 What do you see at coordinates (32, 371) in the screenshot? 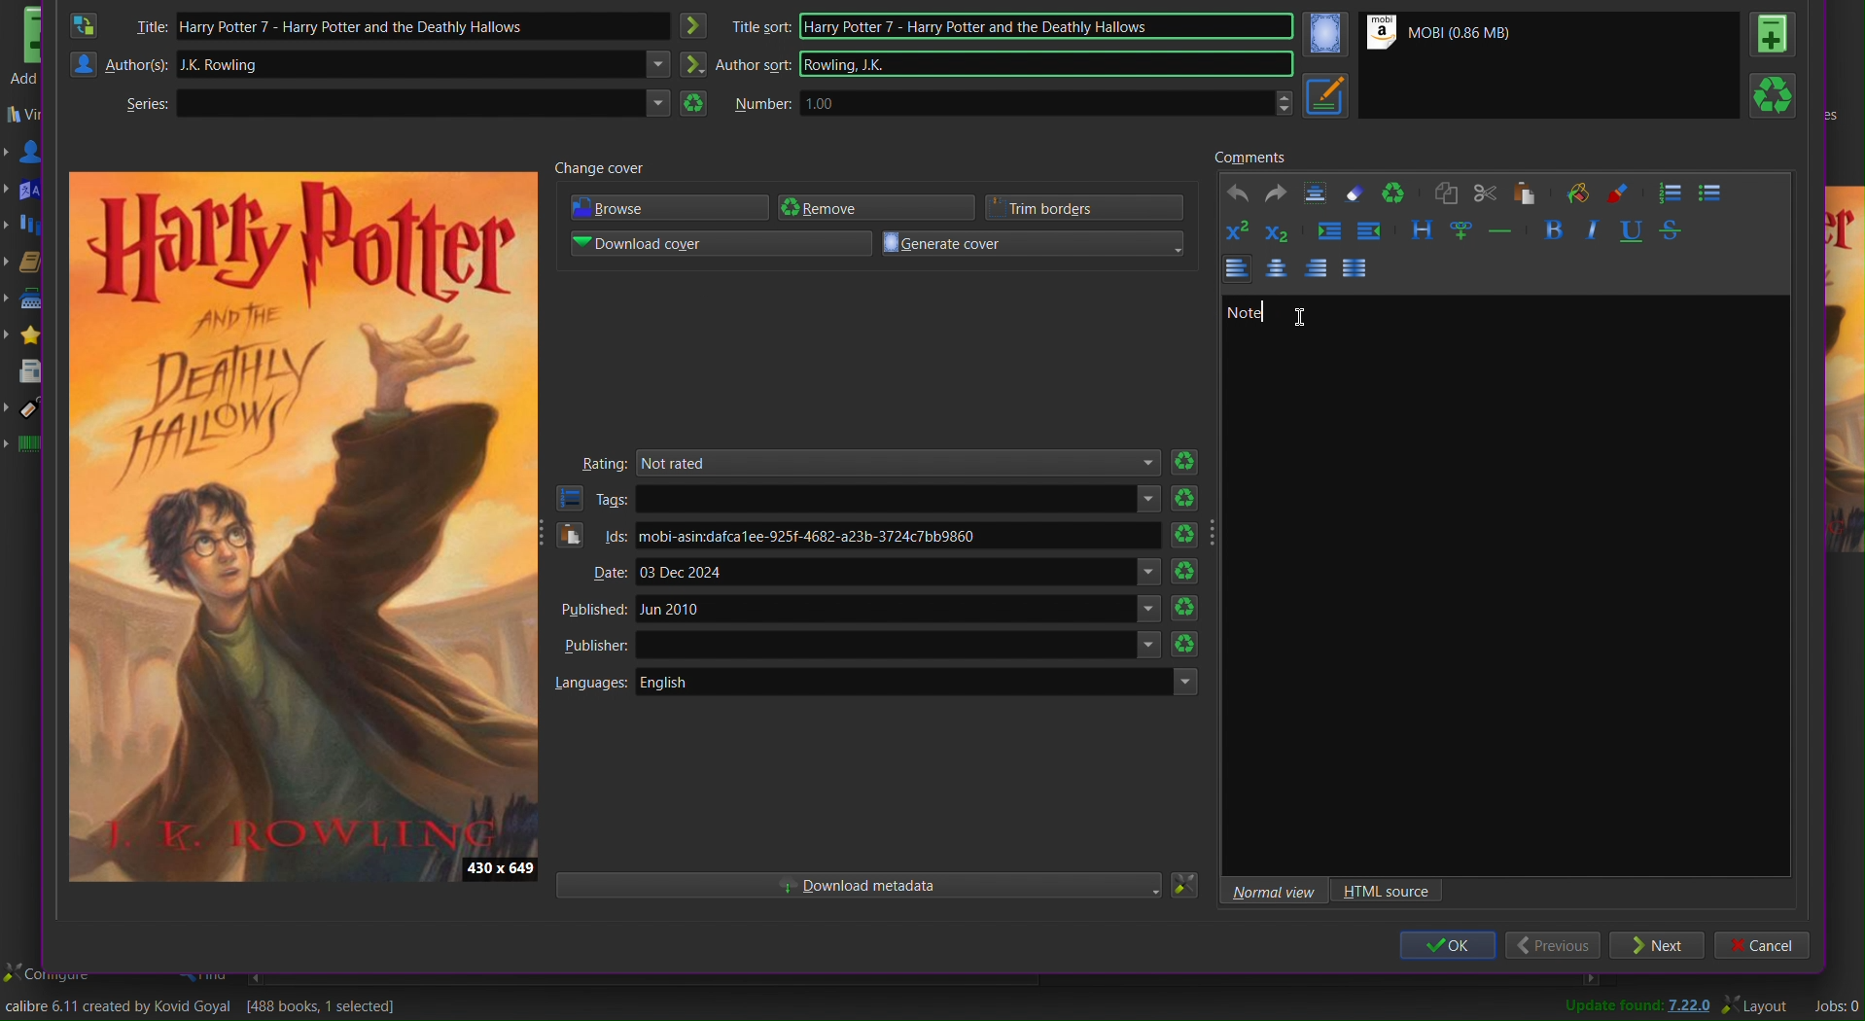
I see `News` at bounding box center [32, 371].